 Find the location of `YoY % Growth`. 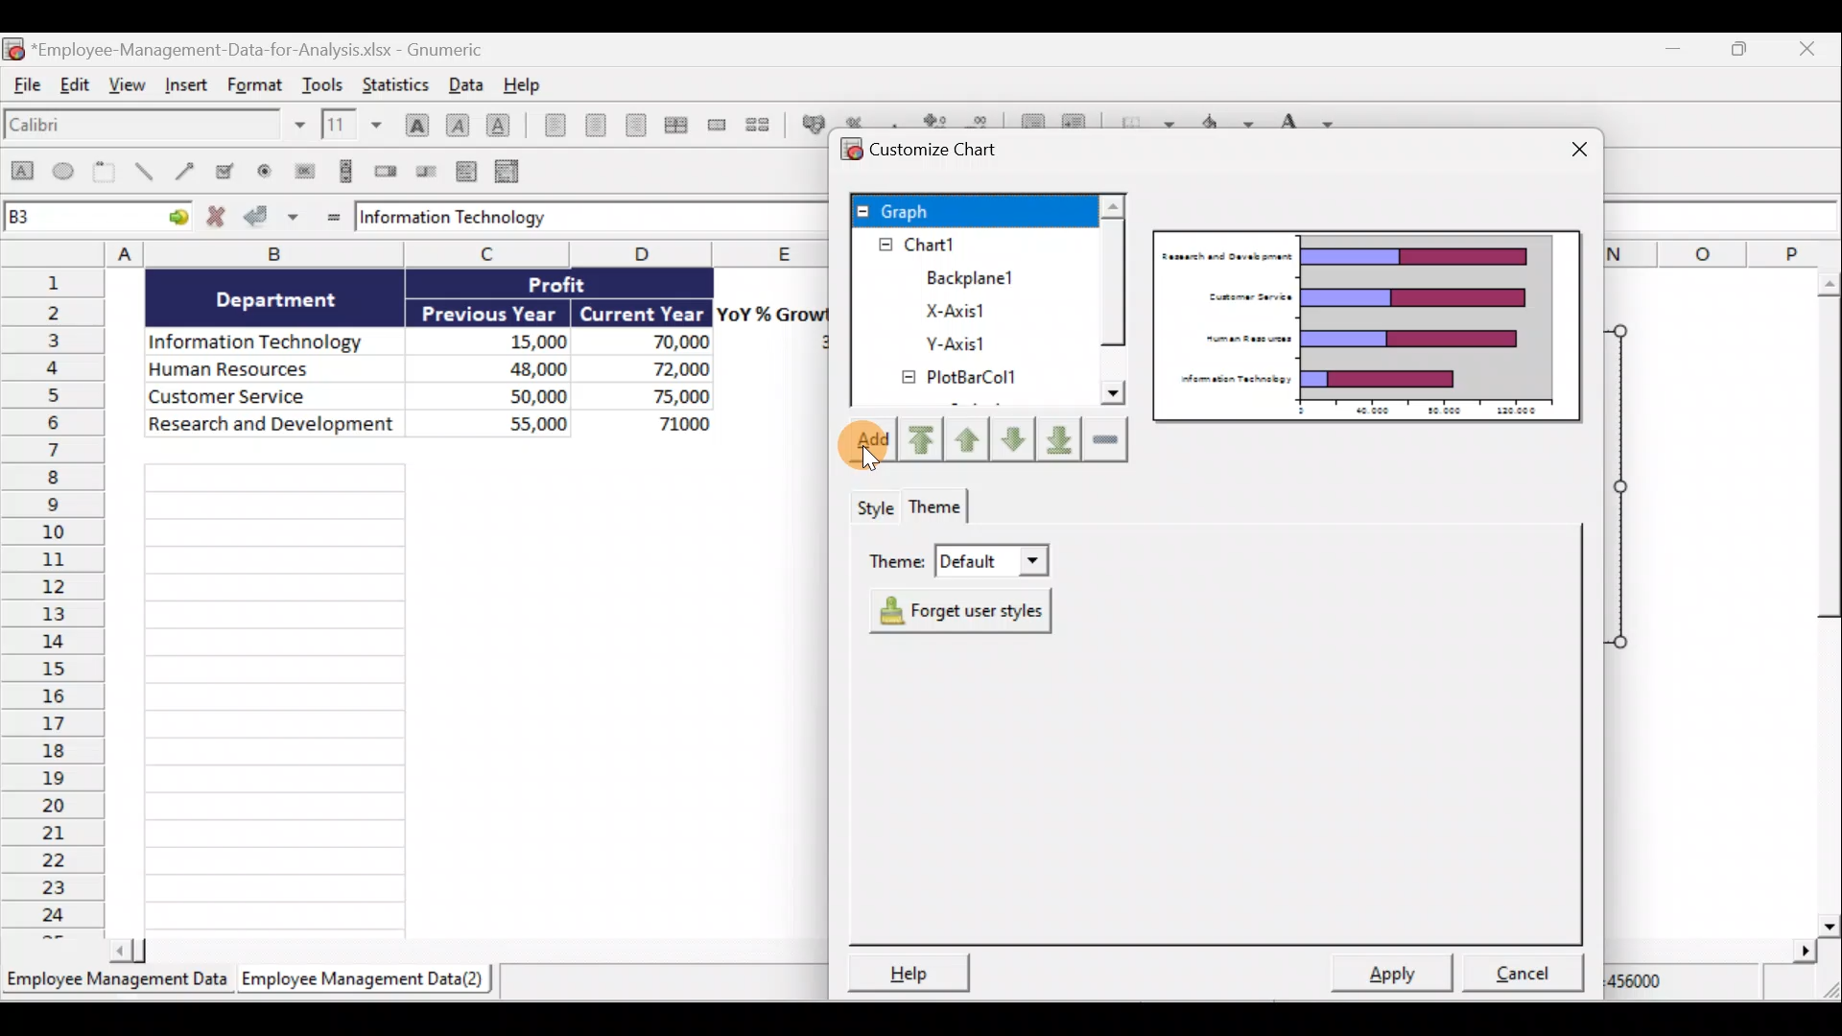

YoY % Growth is located at coordinates (773, 313).